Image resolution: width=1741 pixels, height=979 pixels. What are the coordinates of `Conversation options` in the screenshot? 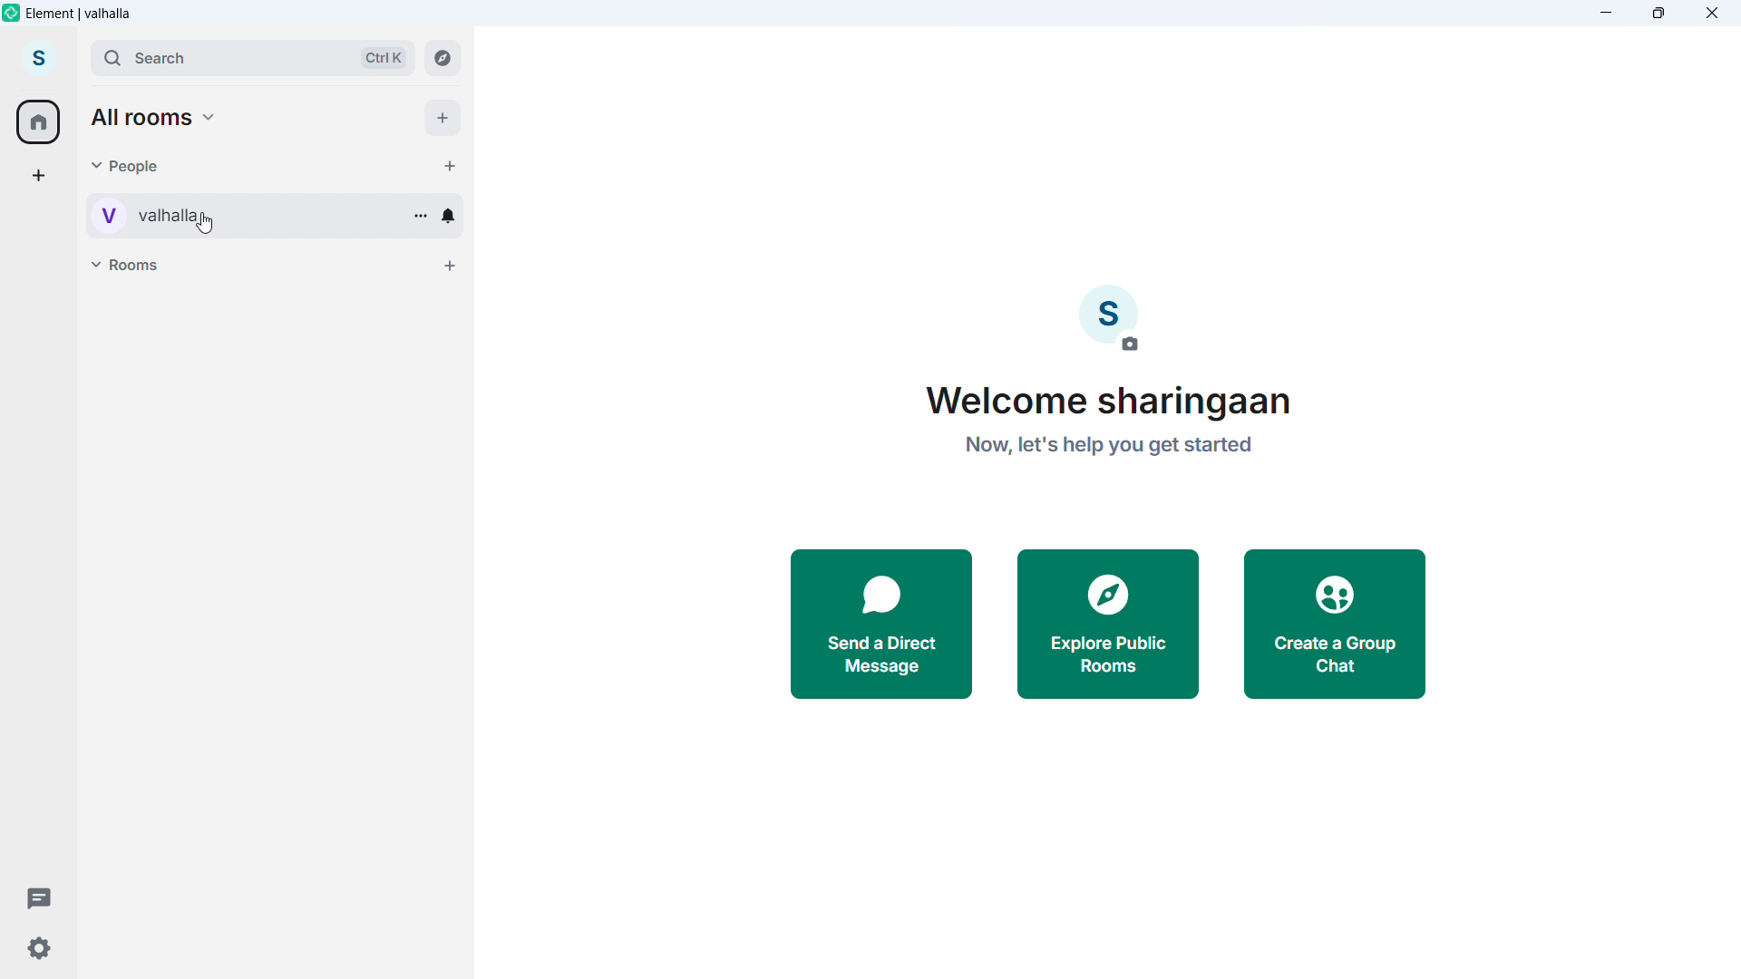 It's located at (419, 214).